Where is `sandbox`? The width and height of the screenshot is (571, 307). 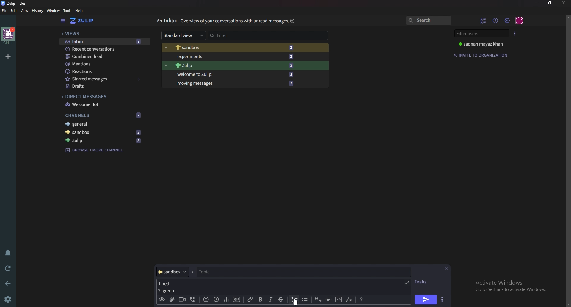 sandbox is located at coordinates (105, 132).